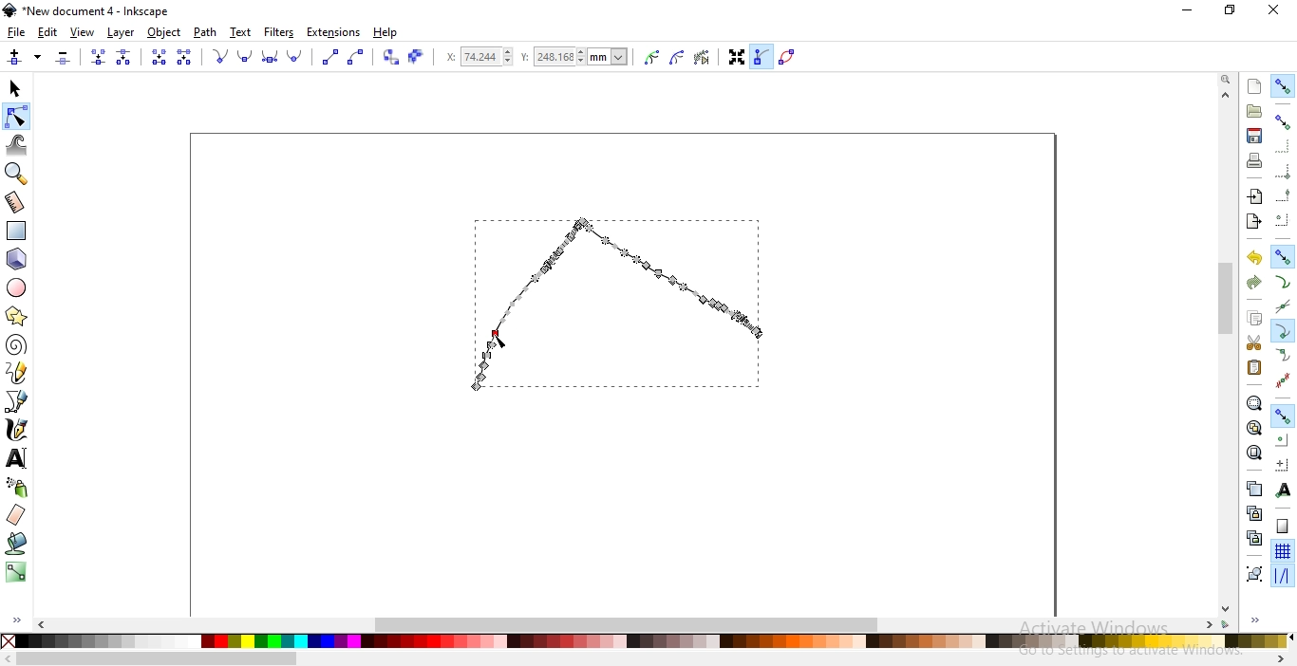  What do you see at coordinates (679, 58) in the screenshot?
I see `show masks of selected objects` at bounding box center [679, 58].